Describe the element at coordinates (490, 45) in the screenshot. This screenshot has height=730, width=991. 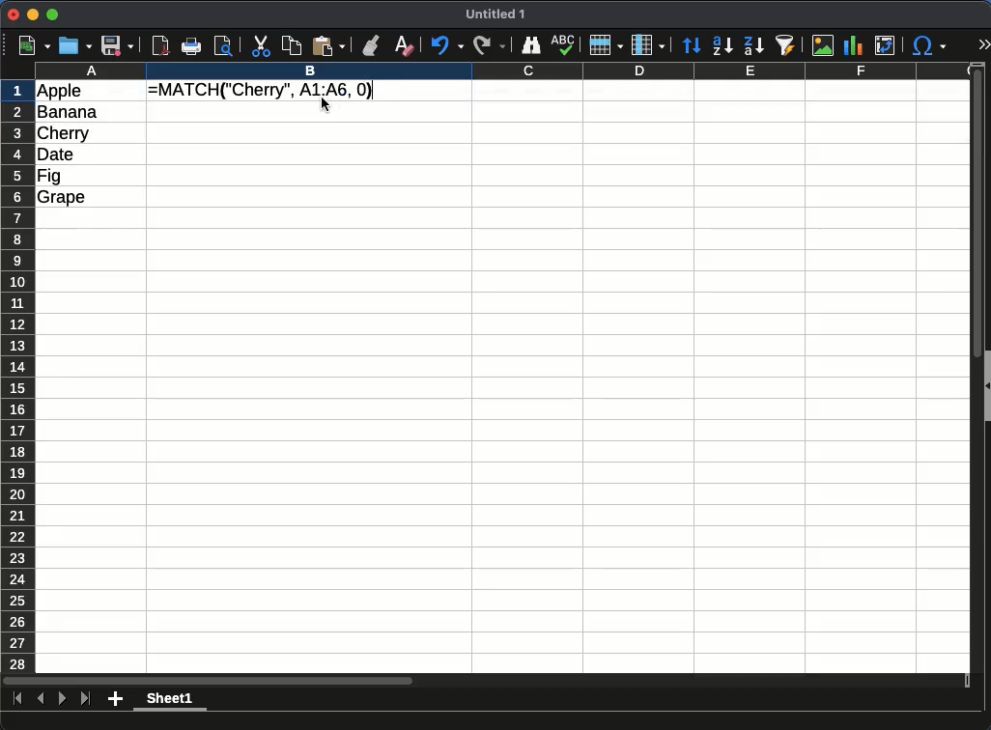
I see `redo` at that location.